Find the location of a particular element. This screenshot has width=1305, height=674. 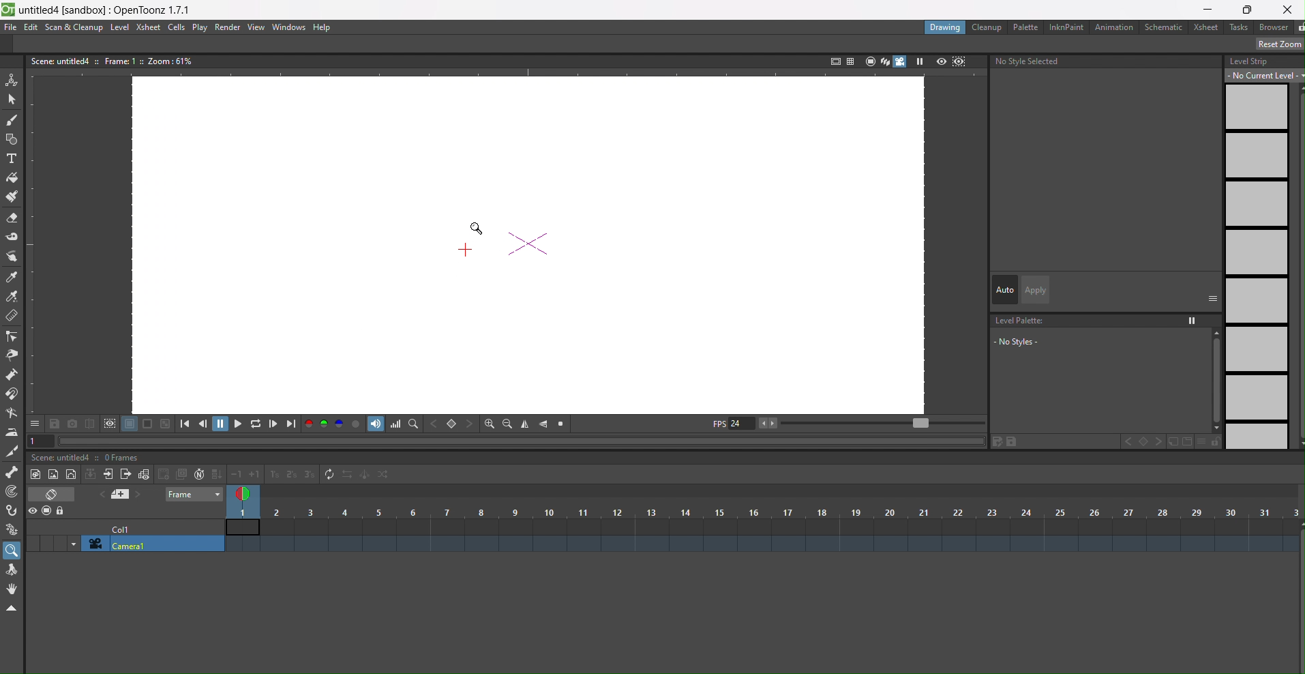

level palette is located at coordinates (1105, 345).